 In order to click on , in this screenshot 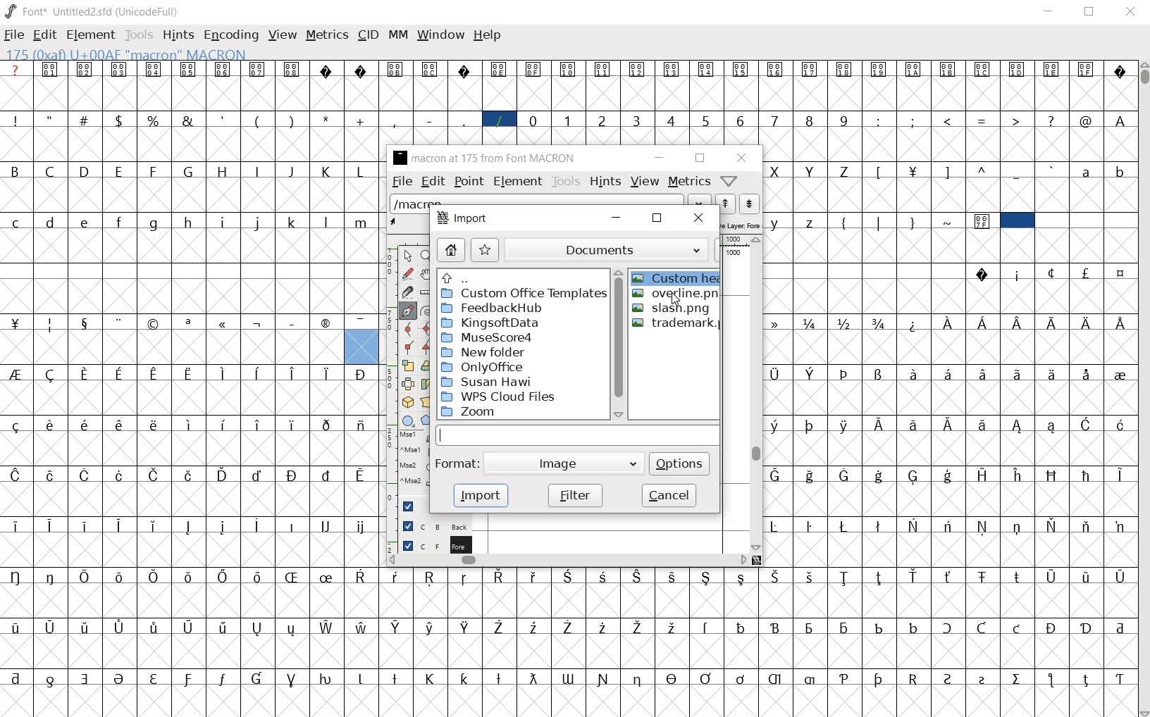, I will do `click(395, 122)`.